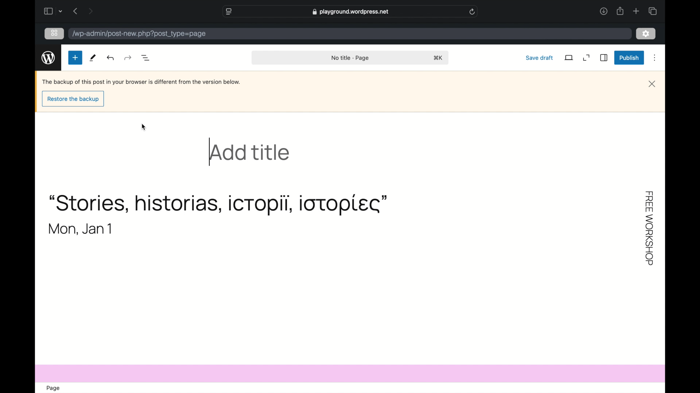 The image size is (700, 393). Describe the element at coordinates (129, 58) in the screenshot. I see `undo` at that location.